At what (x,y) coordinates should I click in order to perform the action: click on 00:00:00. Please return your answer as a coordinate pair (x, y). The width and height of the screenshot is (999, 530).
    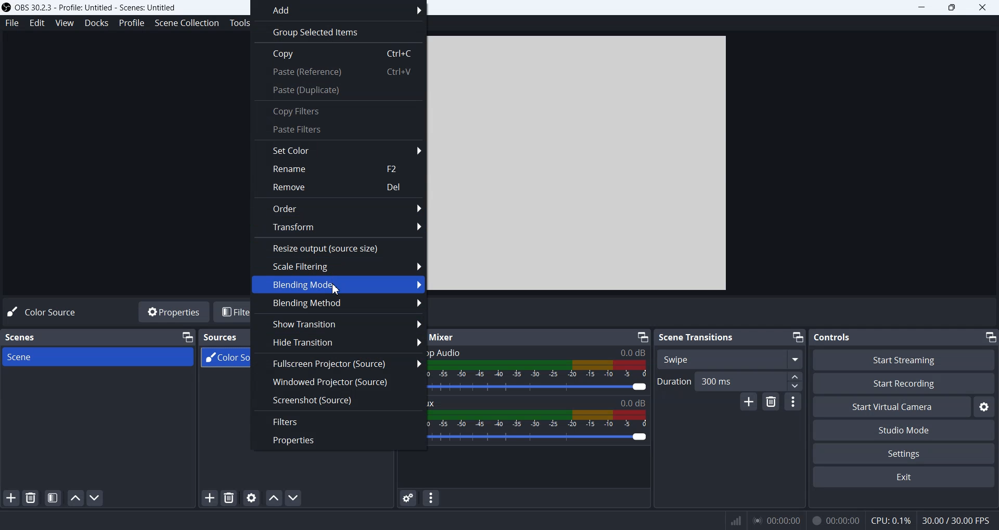
    Looking at the image, I should click on (835, 519).